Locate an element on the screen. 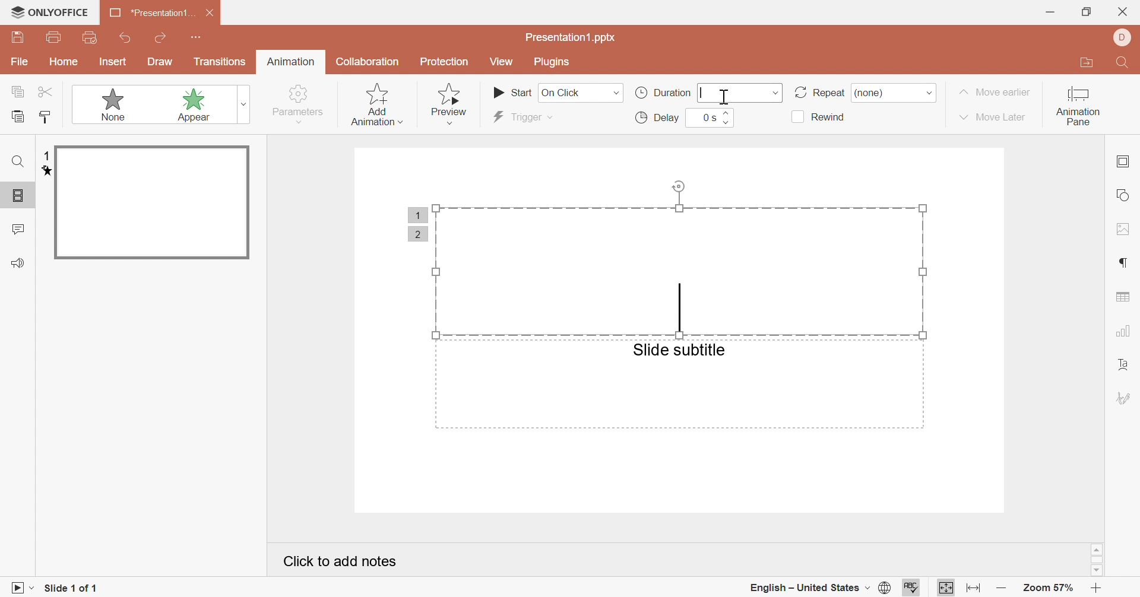 This screenshot has height=597, width=1140. spell checking is located at coordinates (914, 590).